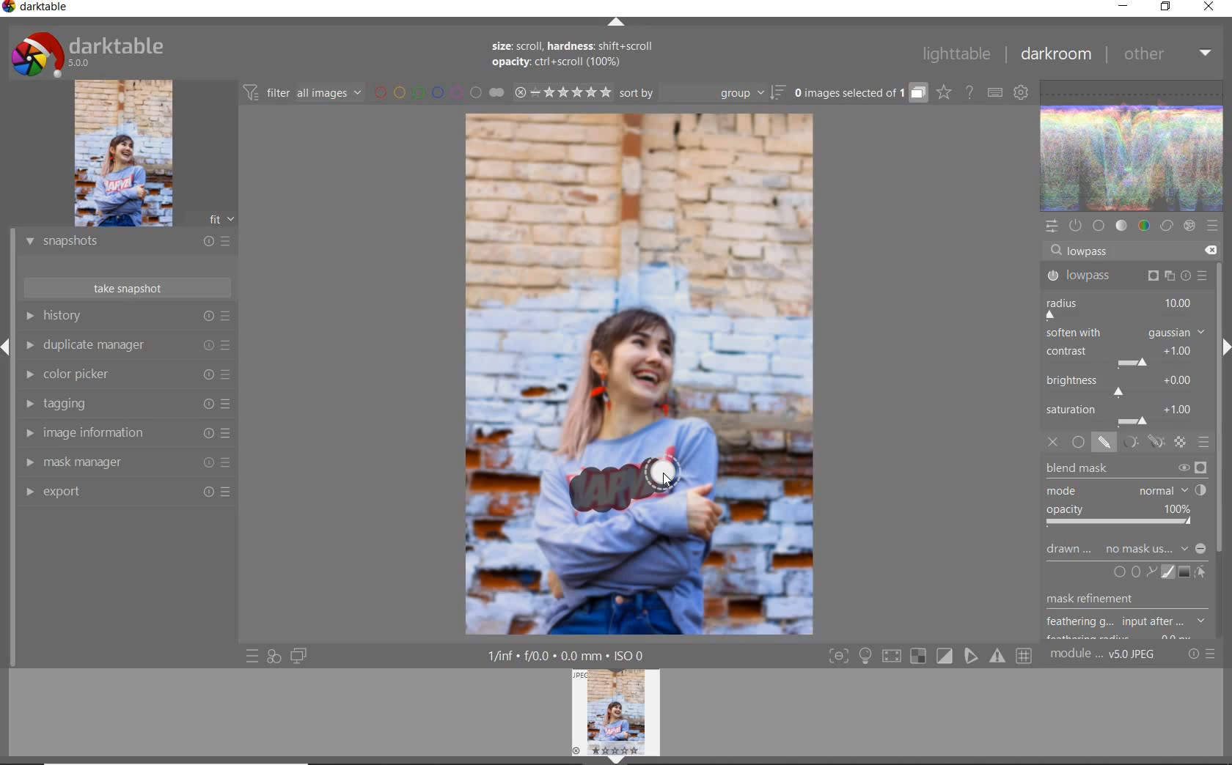 The width and height of the screenshot is (1232, 765). What do you see at coordinates (274, 656) in the screenshot?
I see `quick access for applying any of your styles` at bounding box center [274, 656].